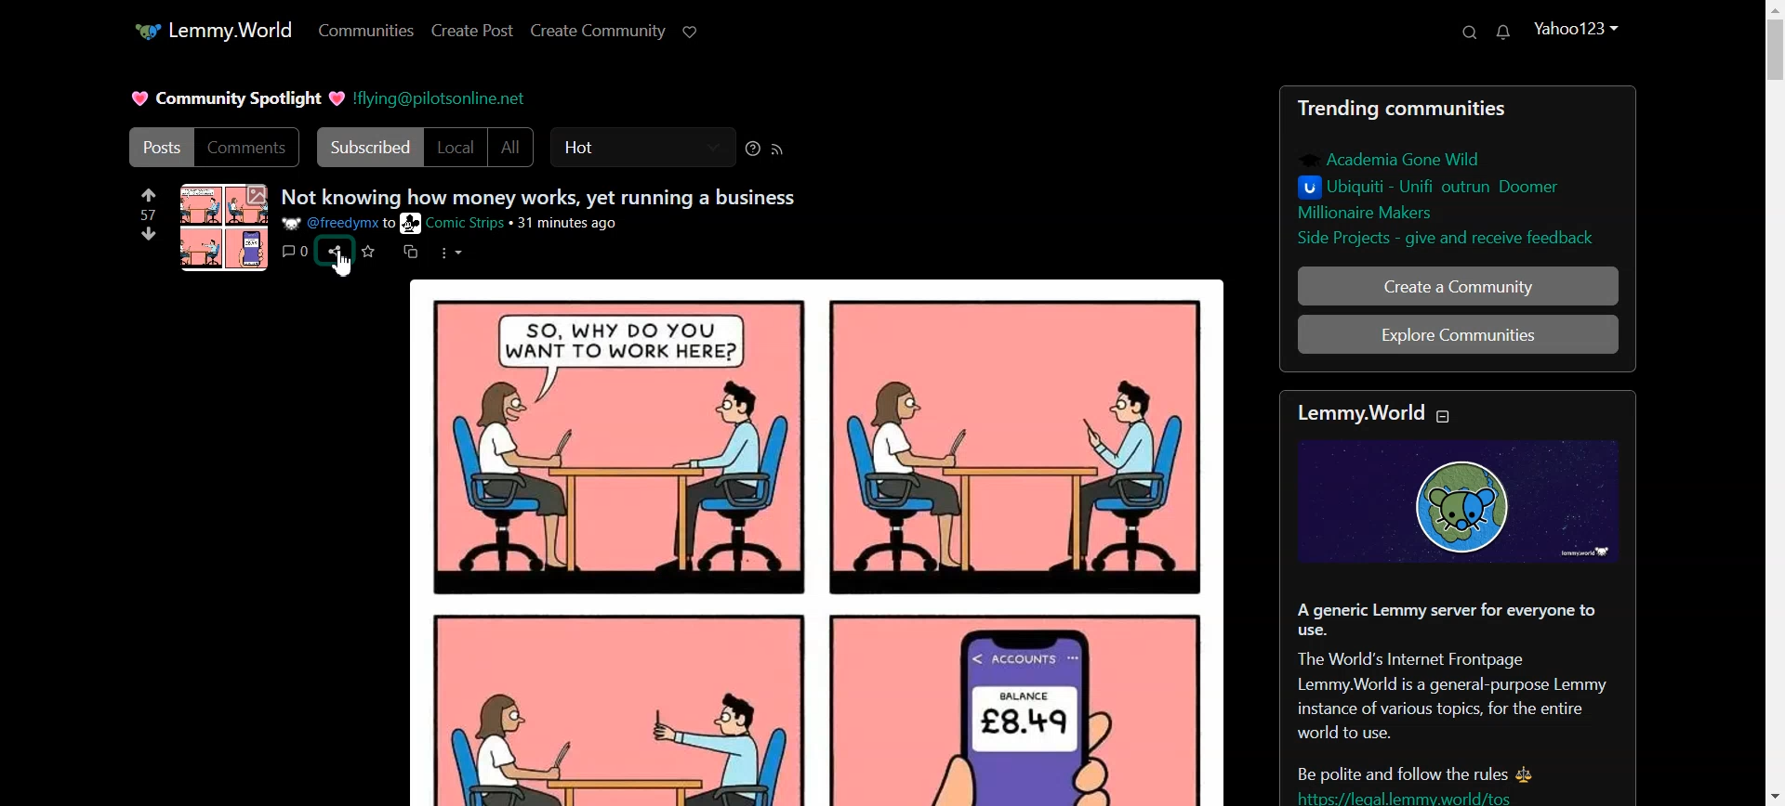 The width and height of the screenshot is (1785, 806). I want to click on Unread Messages, so click(1503, 32).